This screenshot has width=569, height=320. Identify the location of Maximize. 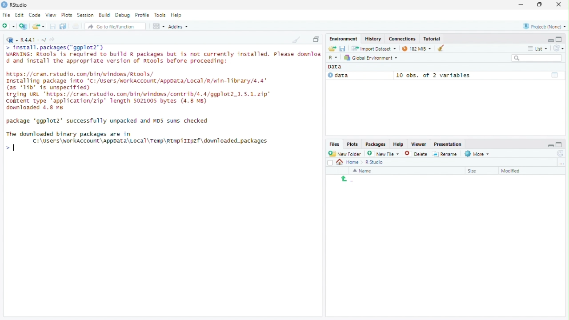
(316, 39).